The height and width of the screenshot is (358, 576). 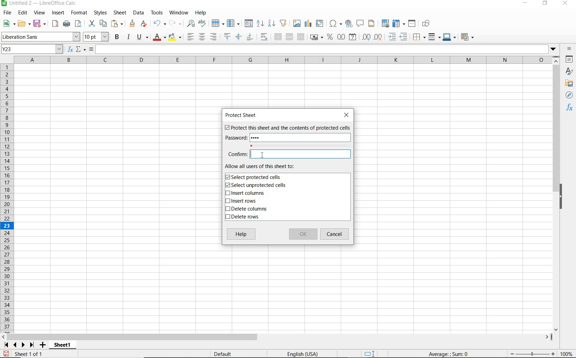 I want to click on MERGE CELLS, so click(x=289, y=37).